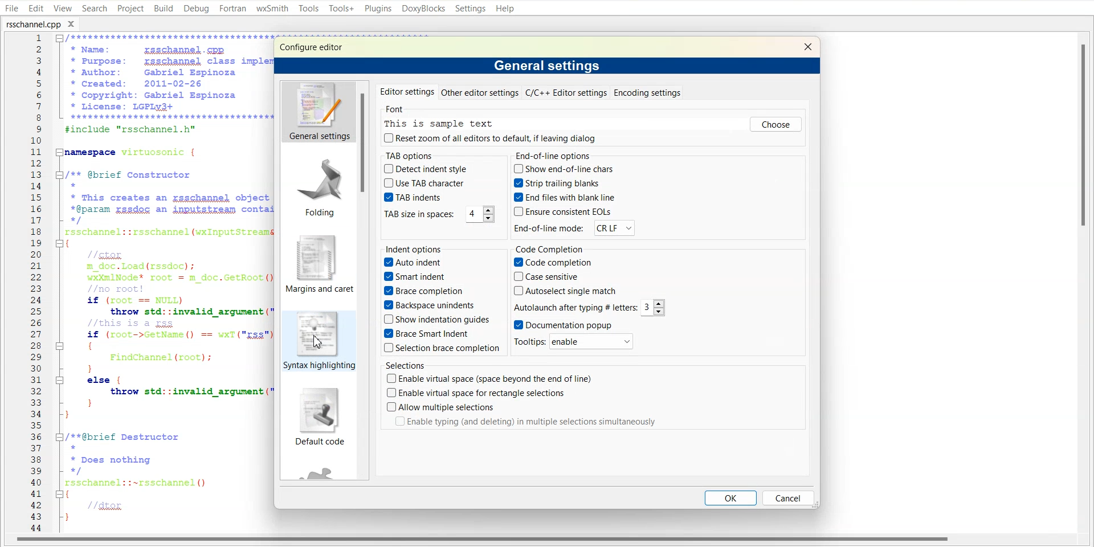 The image size is (1094, 547). Describe the element at coordinates (130, 8) in the screenshot. I see `Project` at that location.